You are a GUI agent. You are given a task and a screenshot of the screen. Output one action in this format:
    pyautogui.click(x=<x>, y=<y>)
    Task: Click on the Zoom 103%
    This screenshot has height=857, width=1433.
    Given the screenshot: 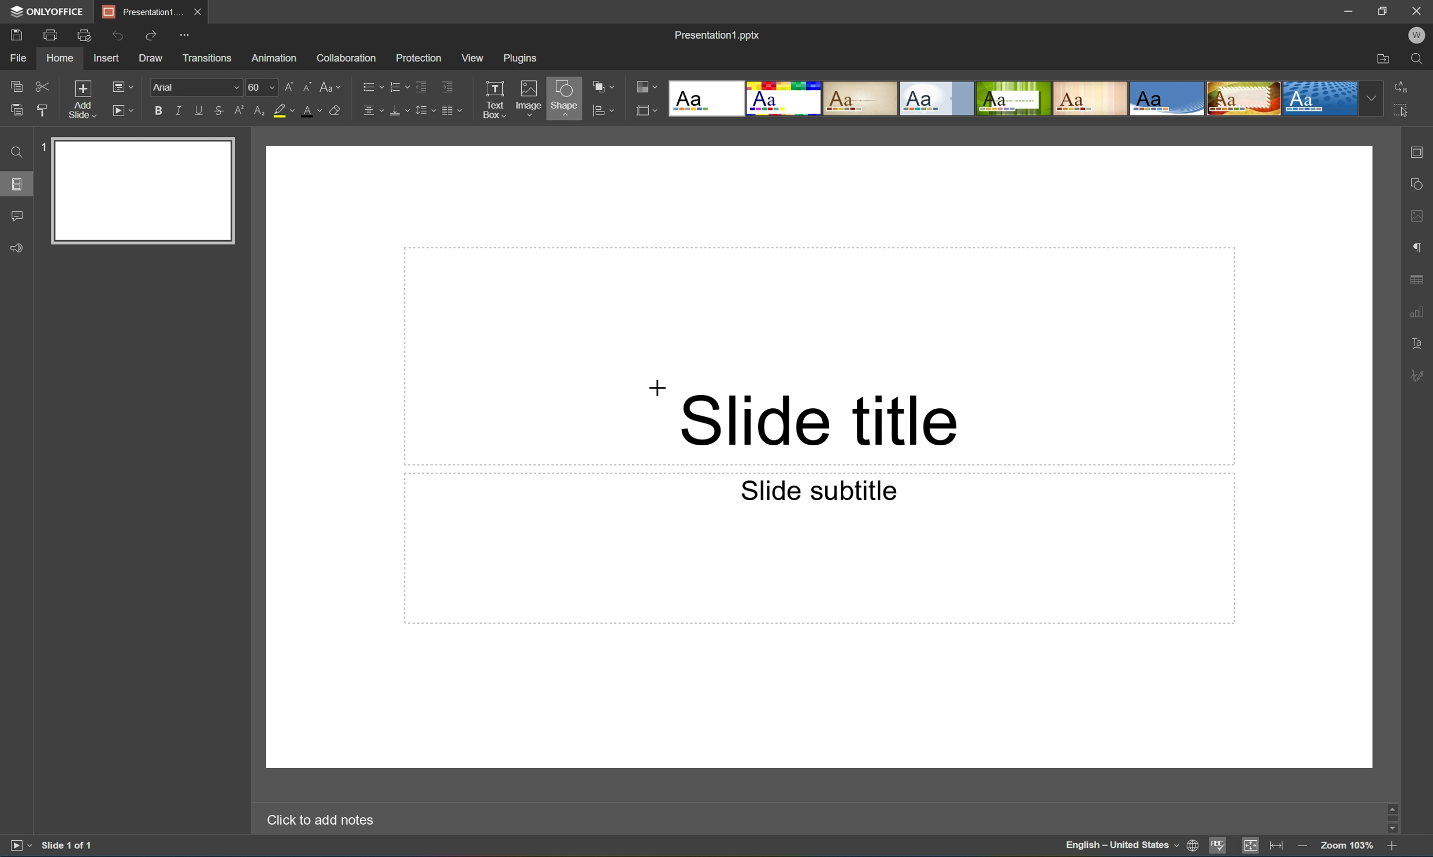 What is the action you would take?
    pyautogui.click(x=1346, y=845)
    